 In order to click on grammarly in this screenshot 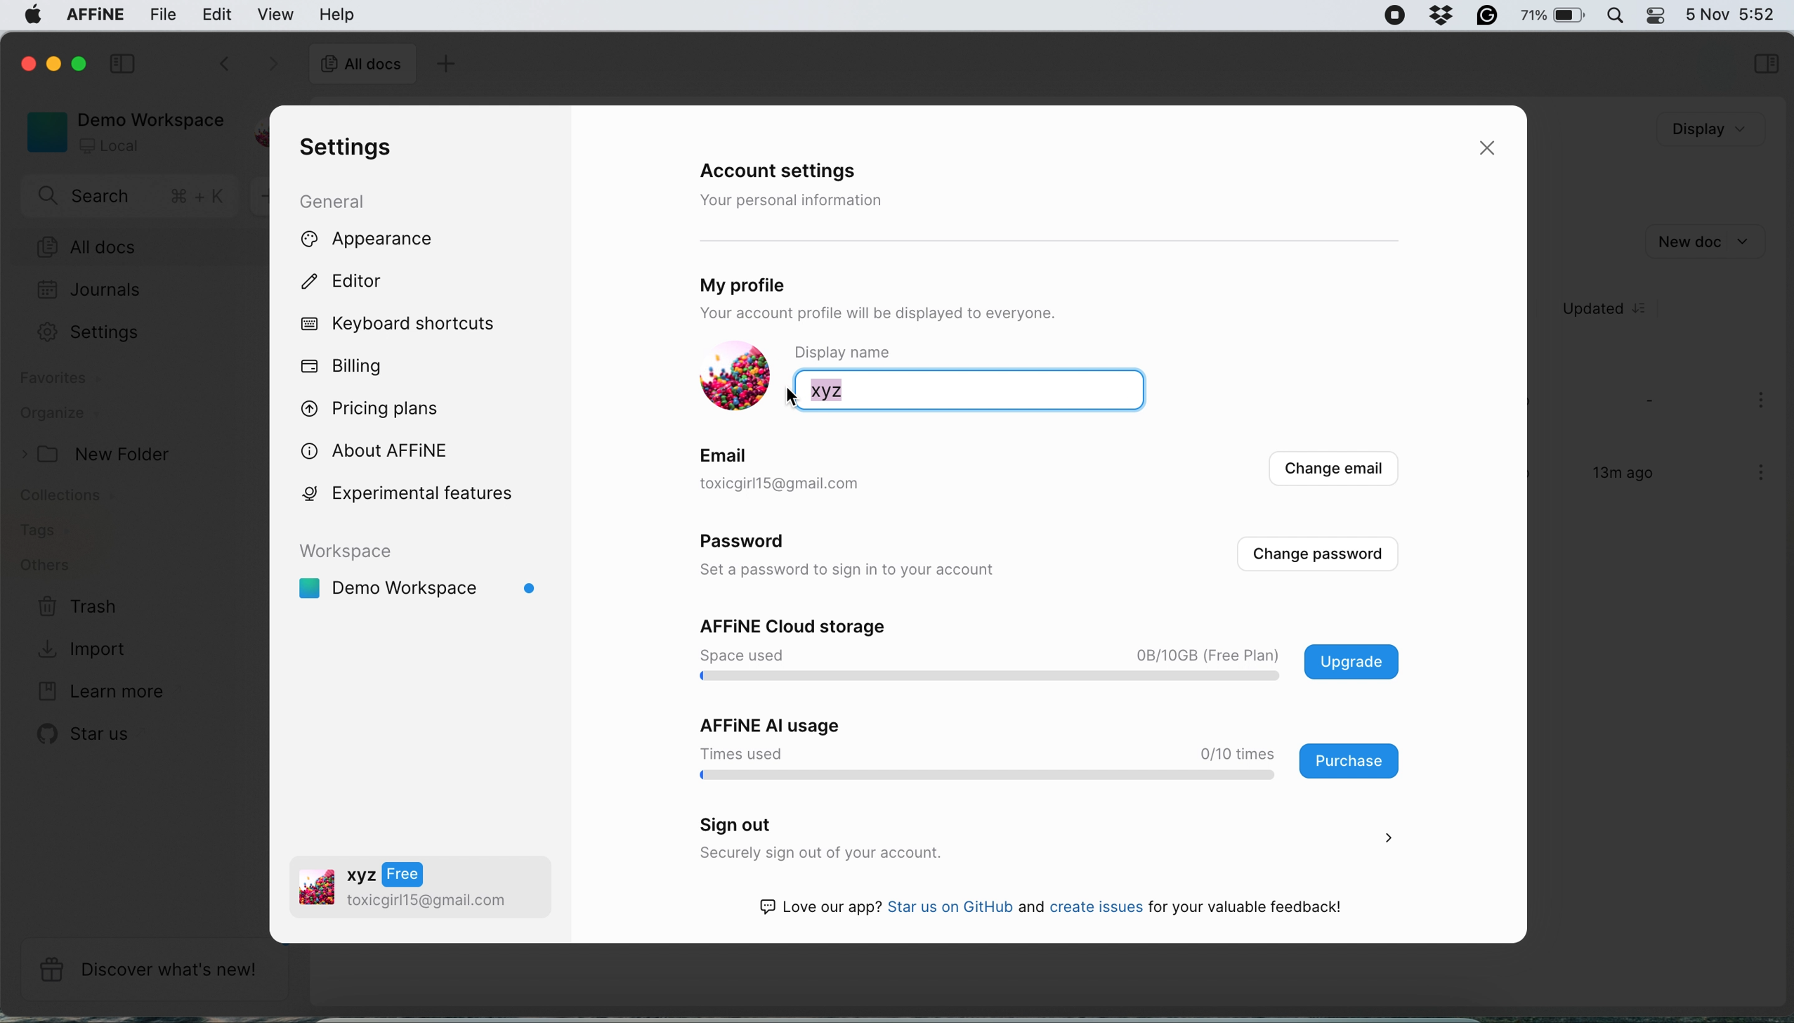, I will do `click(1484, 14)`.